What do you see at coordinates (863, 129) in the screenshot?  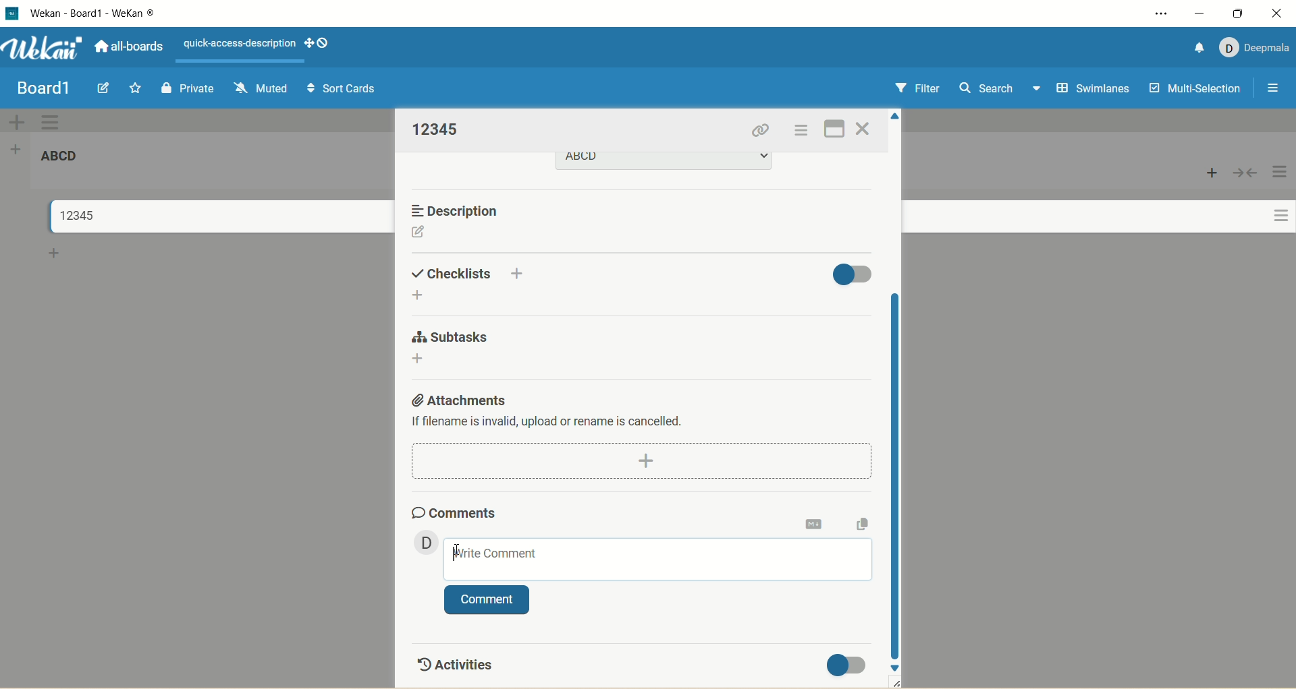 I see `close` at bounding box center [863, 129].